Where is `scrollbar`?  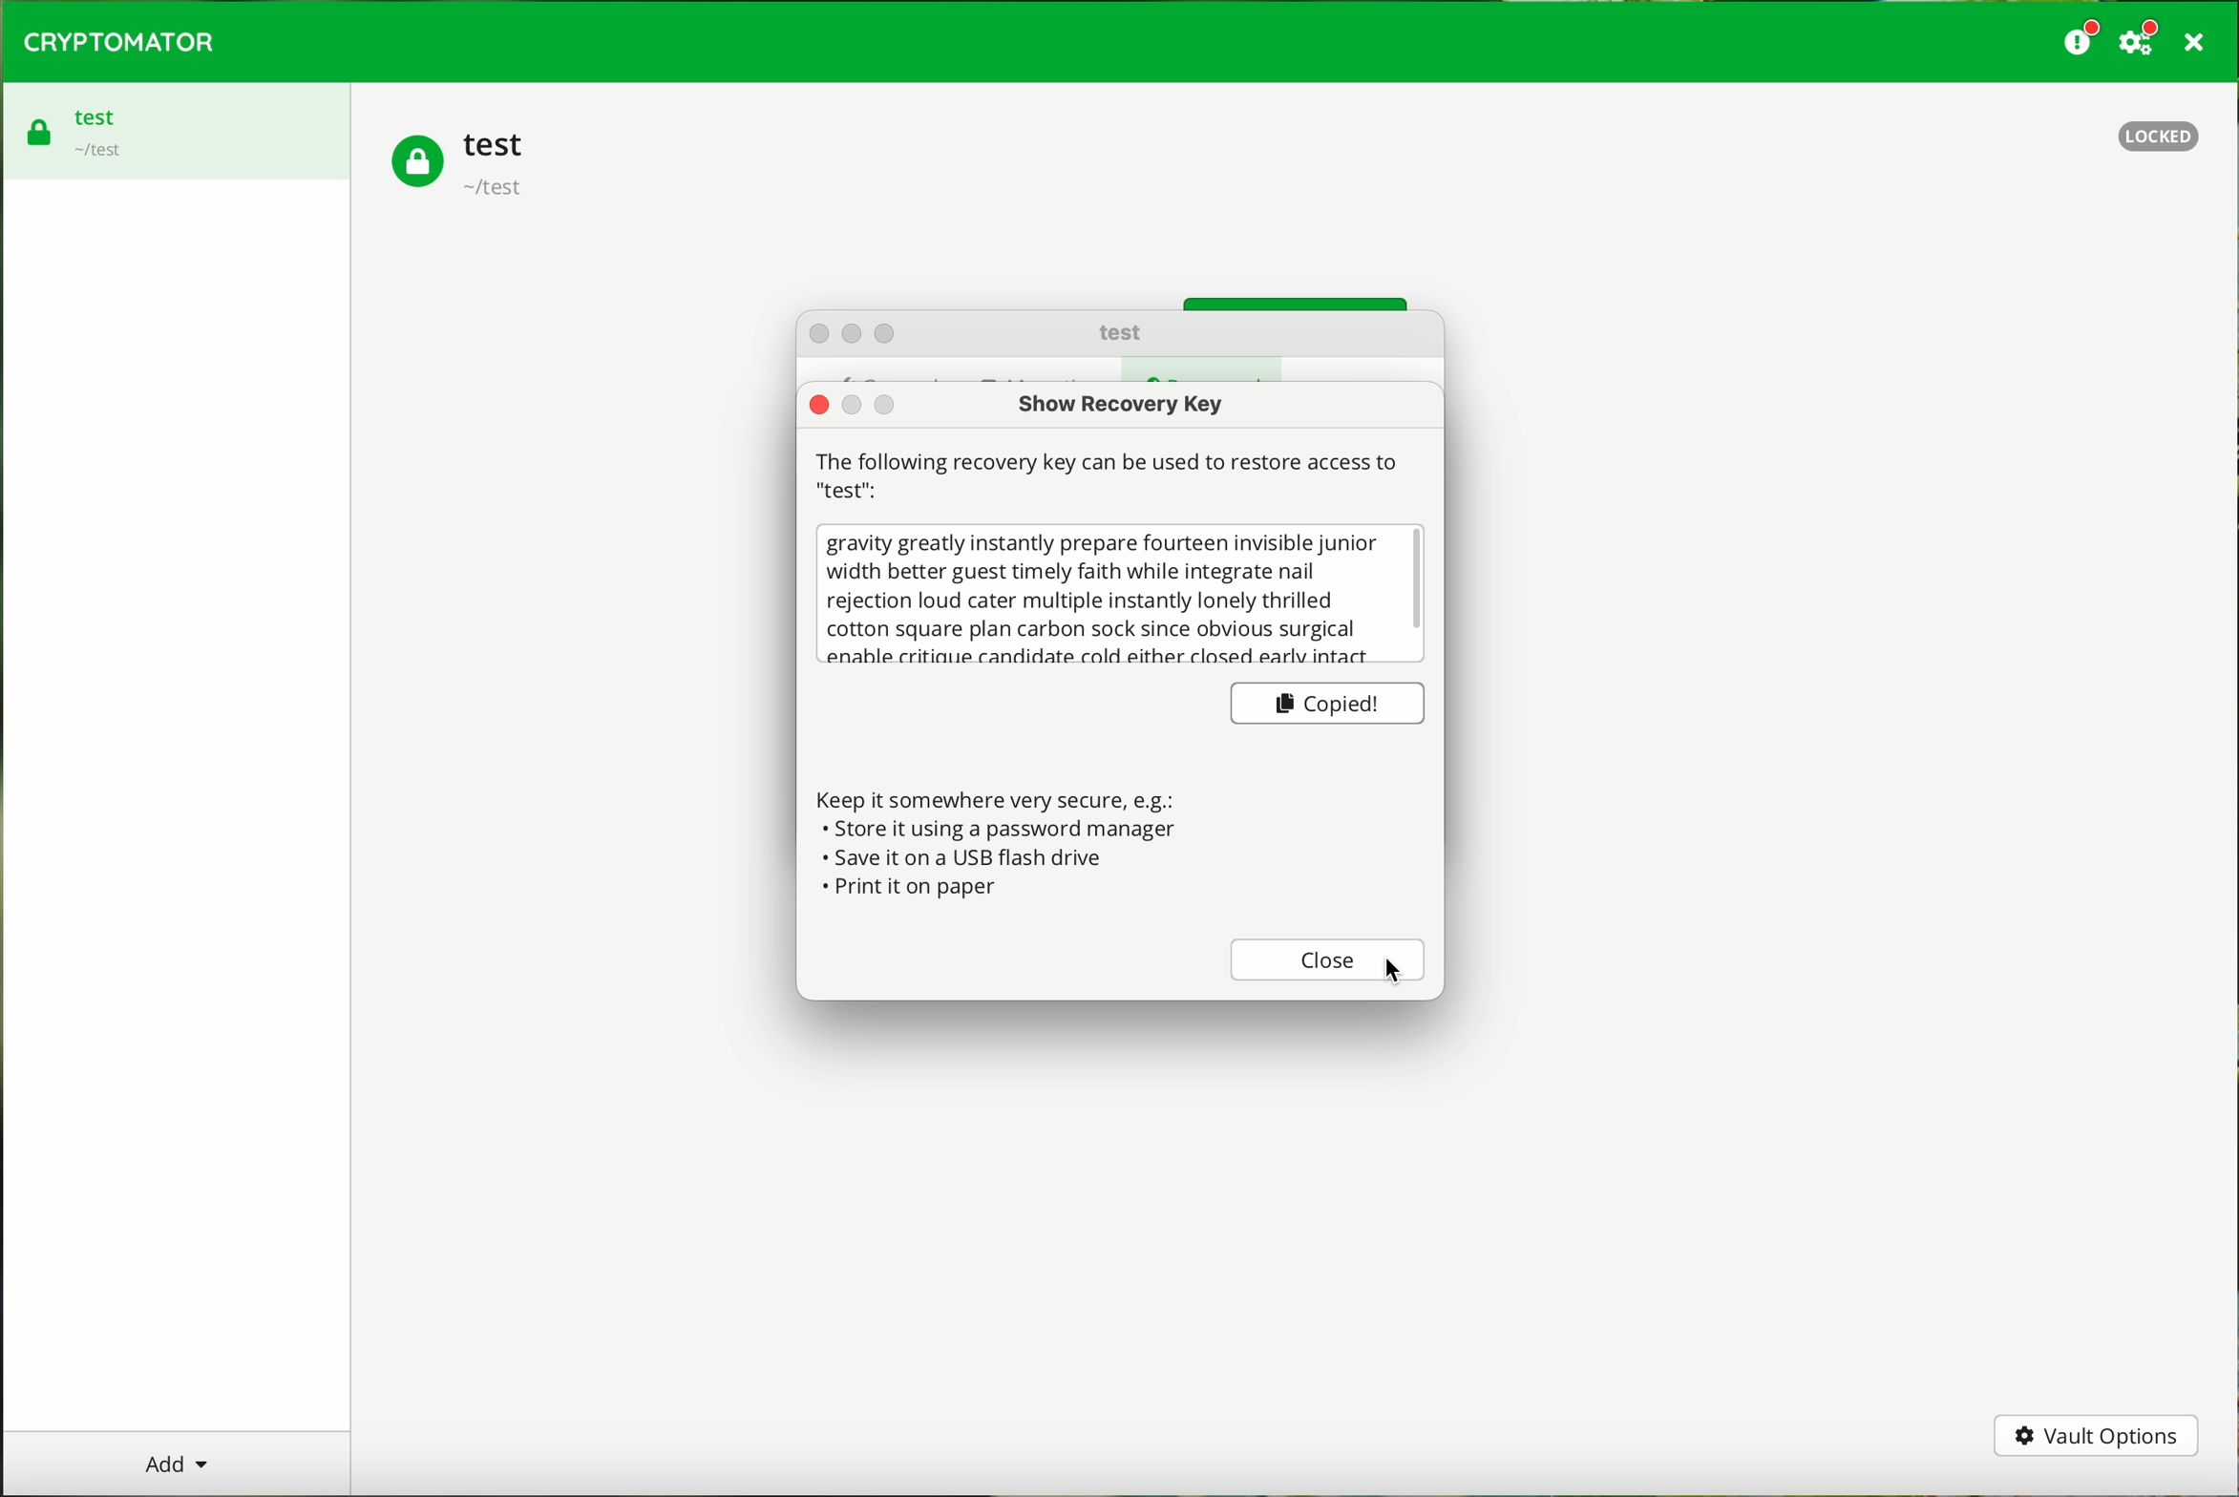 scrollbar is located at coordinates (1419, 597).